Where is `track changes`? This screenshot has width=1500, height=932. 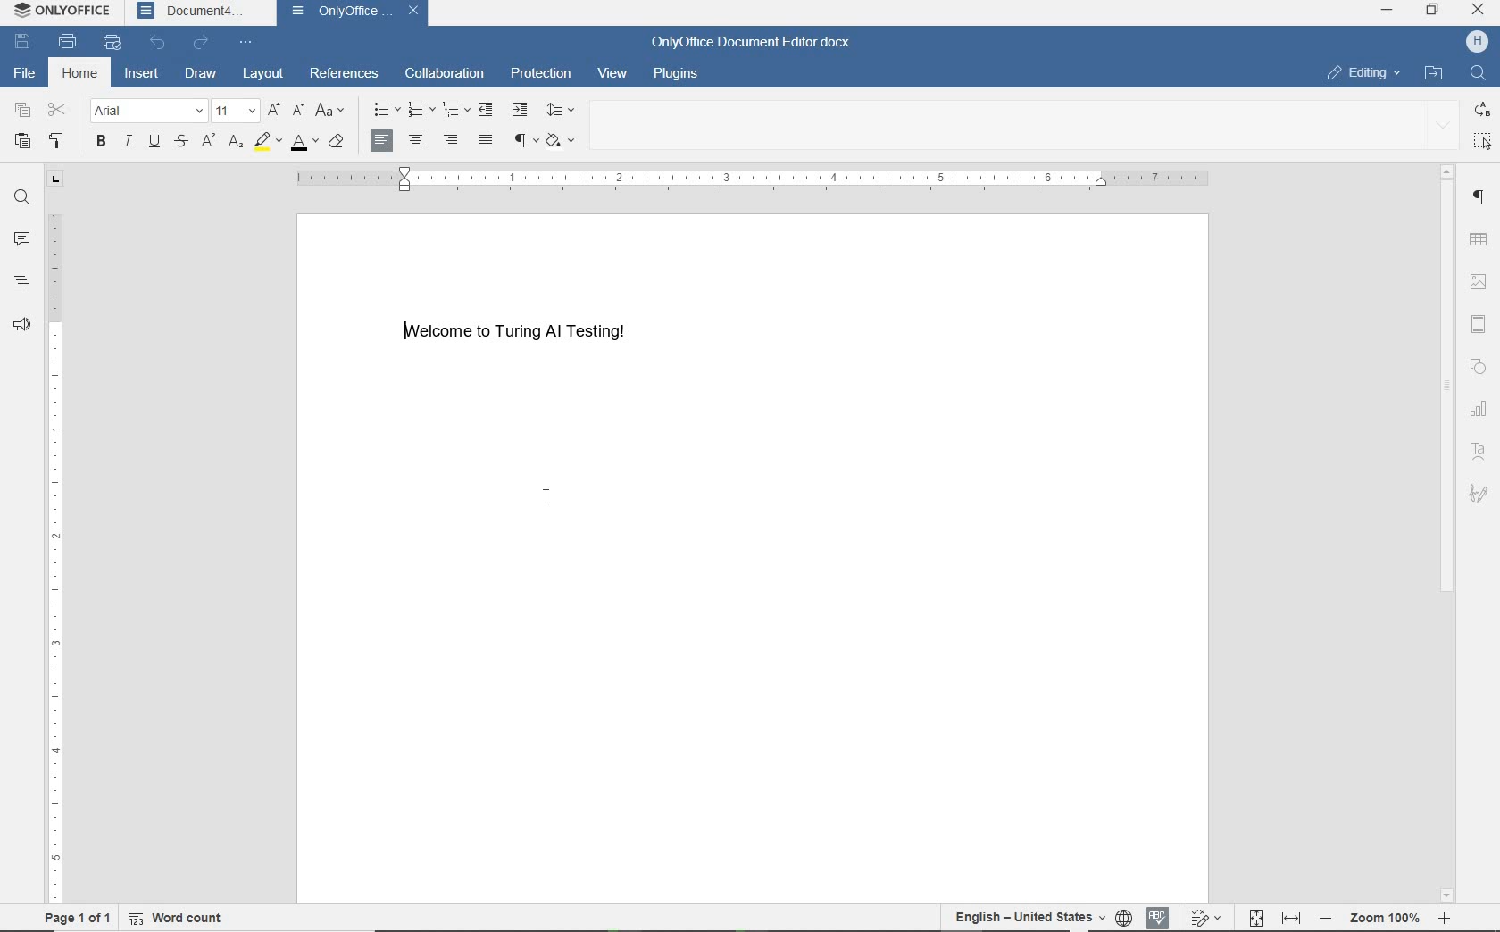 track changes is located at coordinates (1207, 917).